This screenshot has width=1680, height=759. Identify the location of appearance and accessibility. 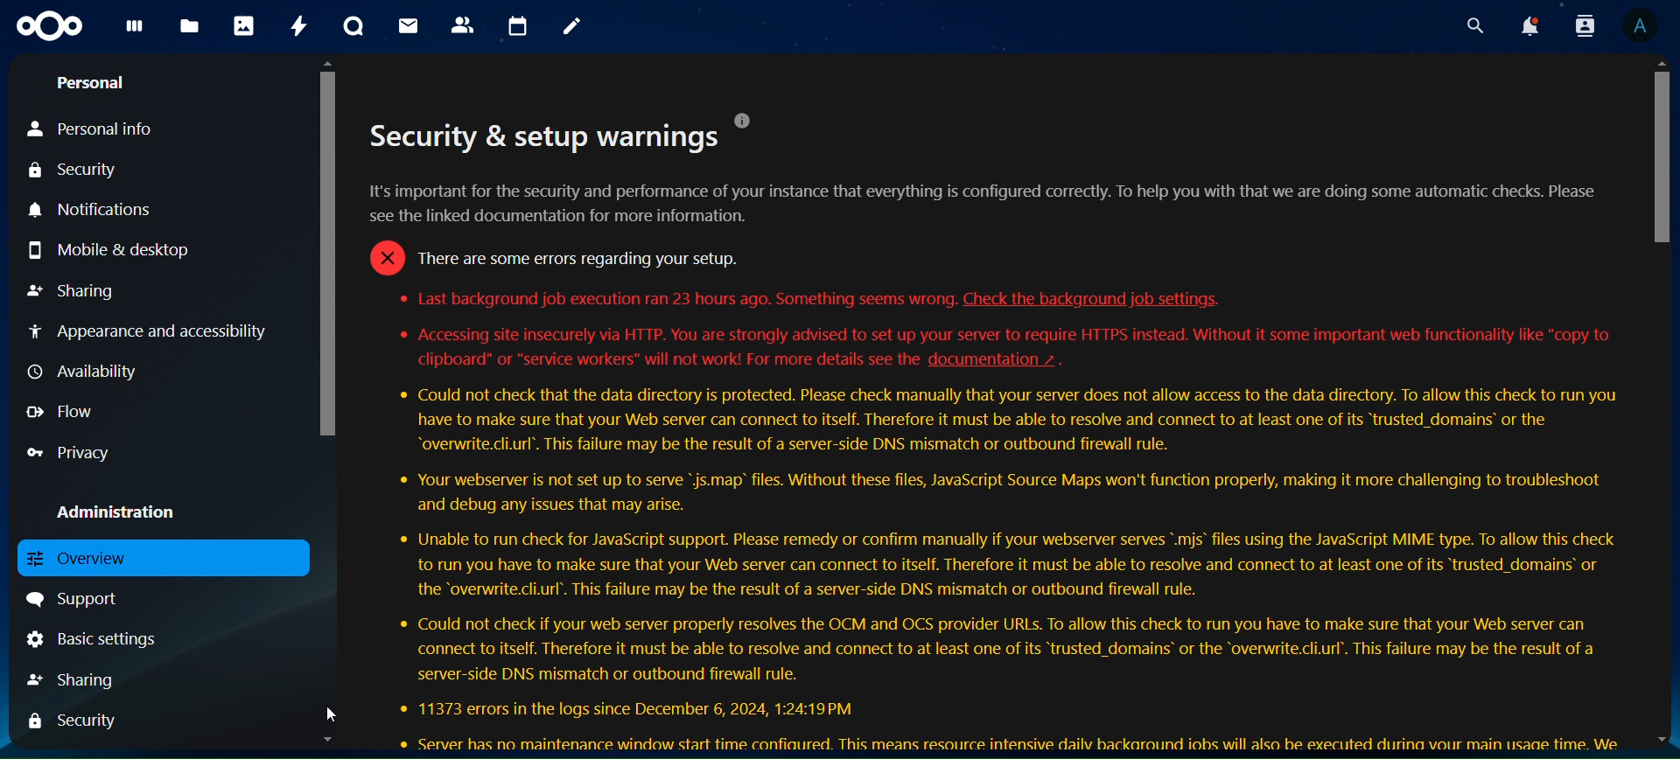
(156, 331).